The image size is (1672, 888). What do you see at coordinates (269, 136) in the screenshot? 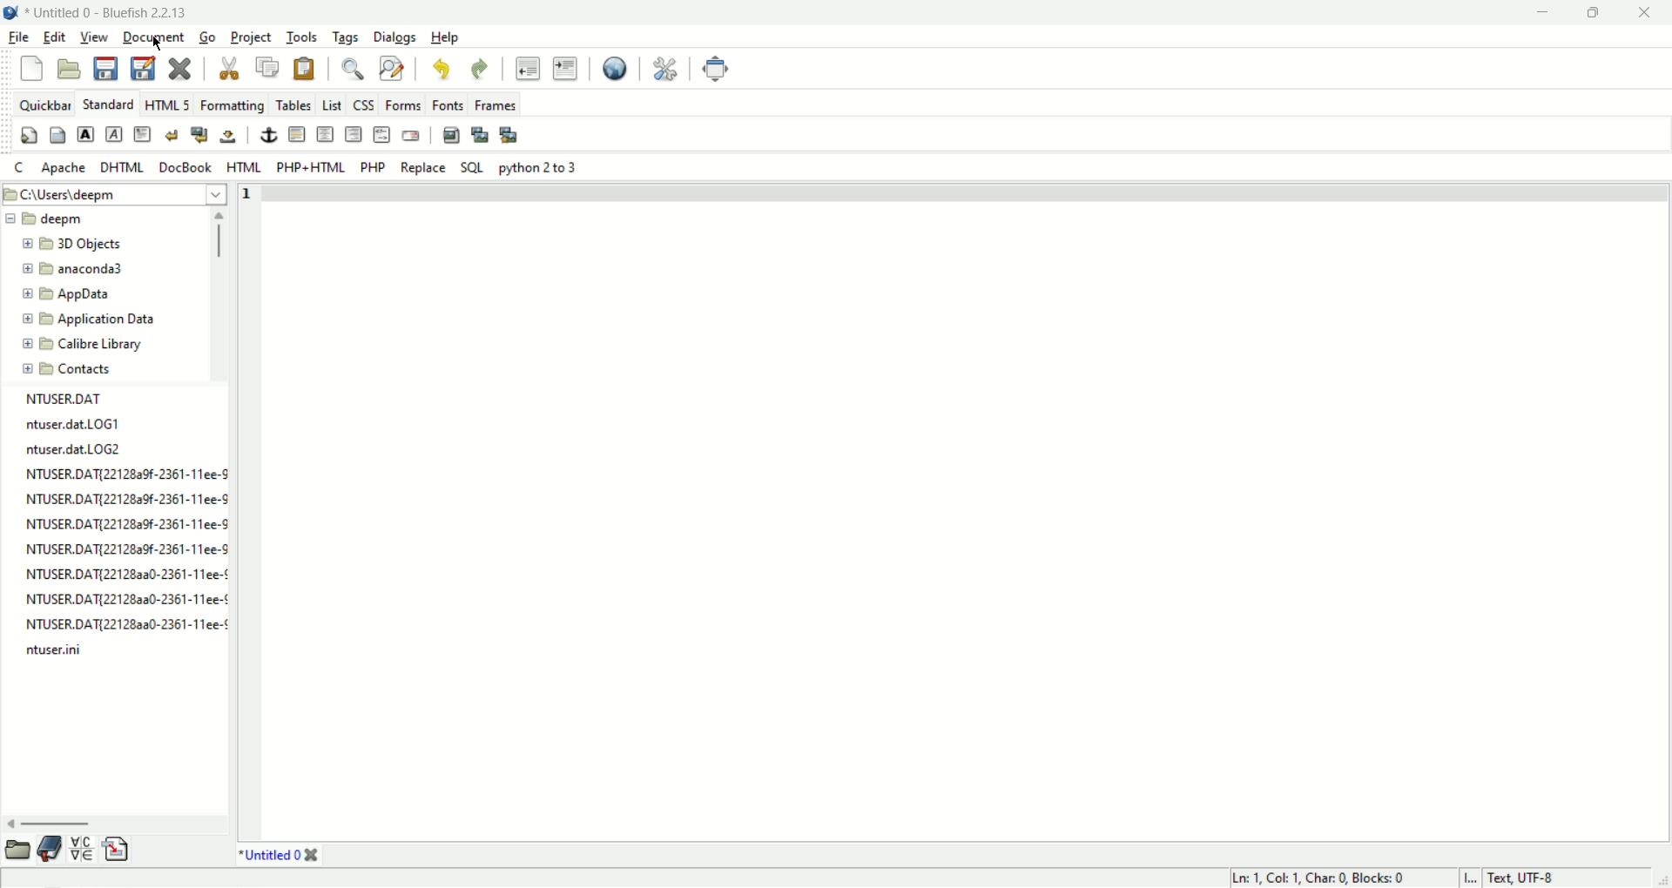
I see `anchor` at bounding box center [269, 136].